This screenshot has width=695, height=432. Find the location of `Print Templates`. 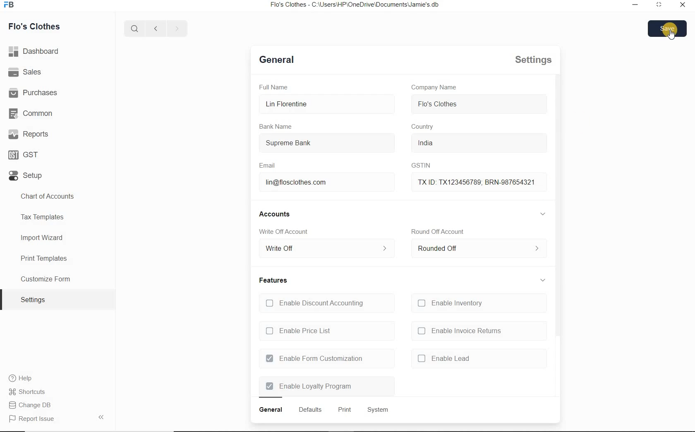

Print Templates is located at coordinates (43, 258).